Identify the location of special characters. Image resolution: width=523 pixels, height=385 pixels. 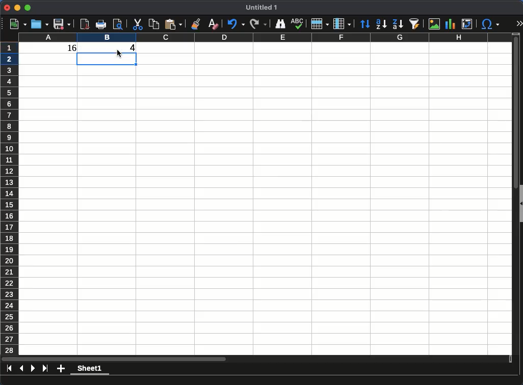
(490, 24).